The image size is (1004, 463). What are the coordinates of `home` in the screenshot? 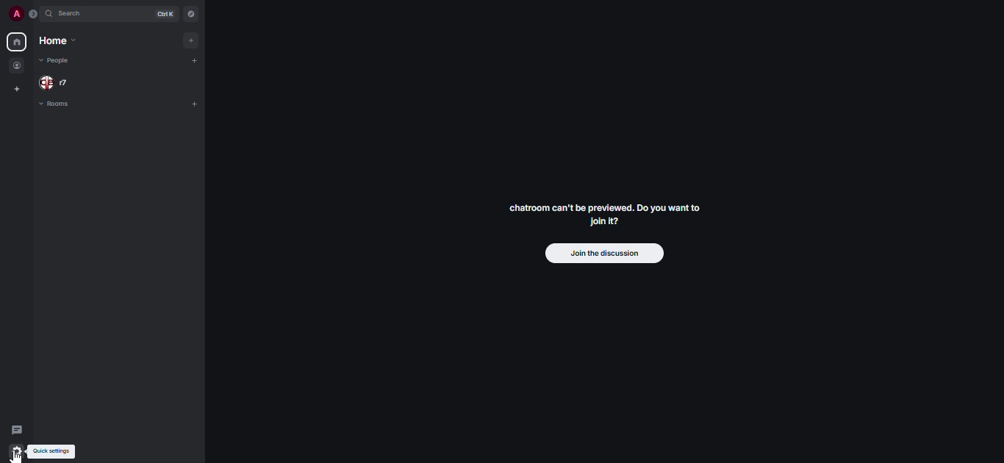 It's located at (55, 42).